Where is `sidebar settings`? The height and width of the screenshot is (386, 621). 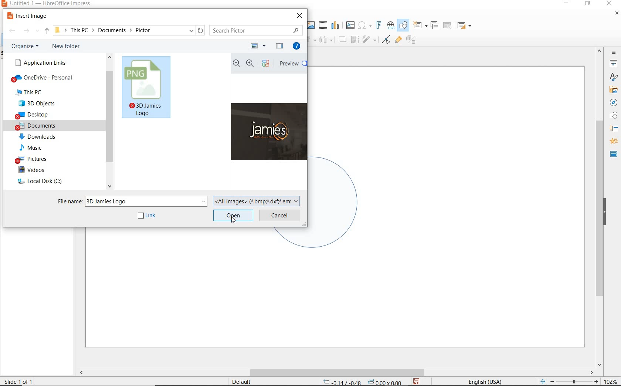
sidebar settings is located at coordinates (613, 53).